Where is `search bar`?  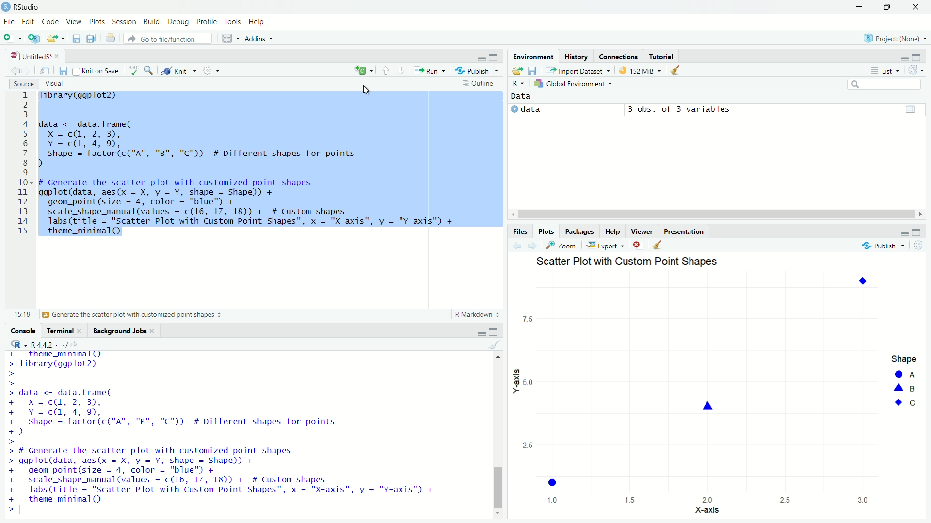 search bar is located at coordinates (885, 85).